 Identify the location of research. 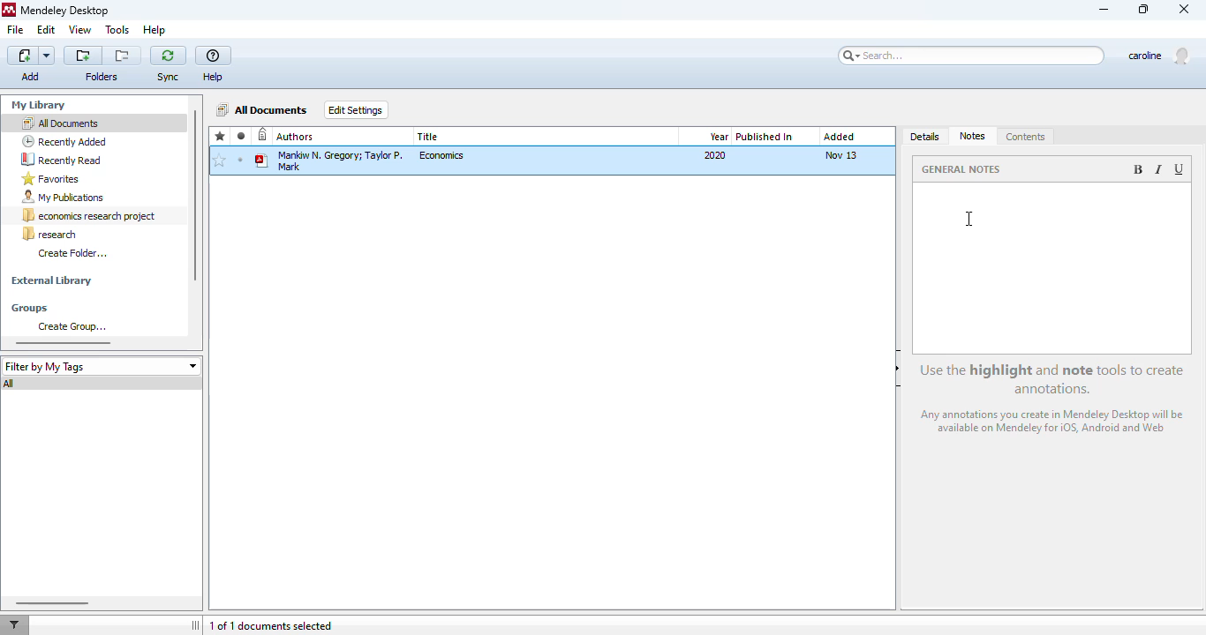
(49, 234).